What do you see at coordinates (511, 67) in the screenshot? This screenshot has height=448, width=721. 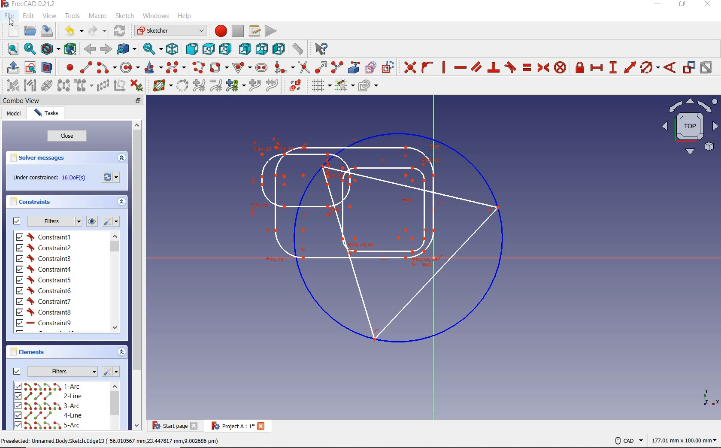 I see `constrain tangent` at bounding box center [511, 67].